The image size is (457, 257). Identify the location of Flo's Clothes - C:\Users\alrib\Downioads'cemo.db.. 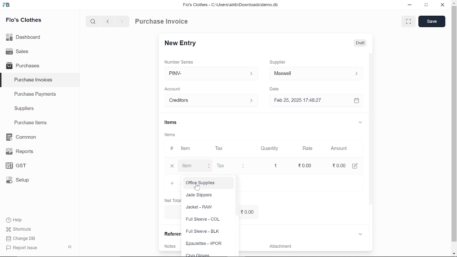
(233, 6).